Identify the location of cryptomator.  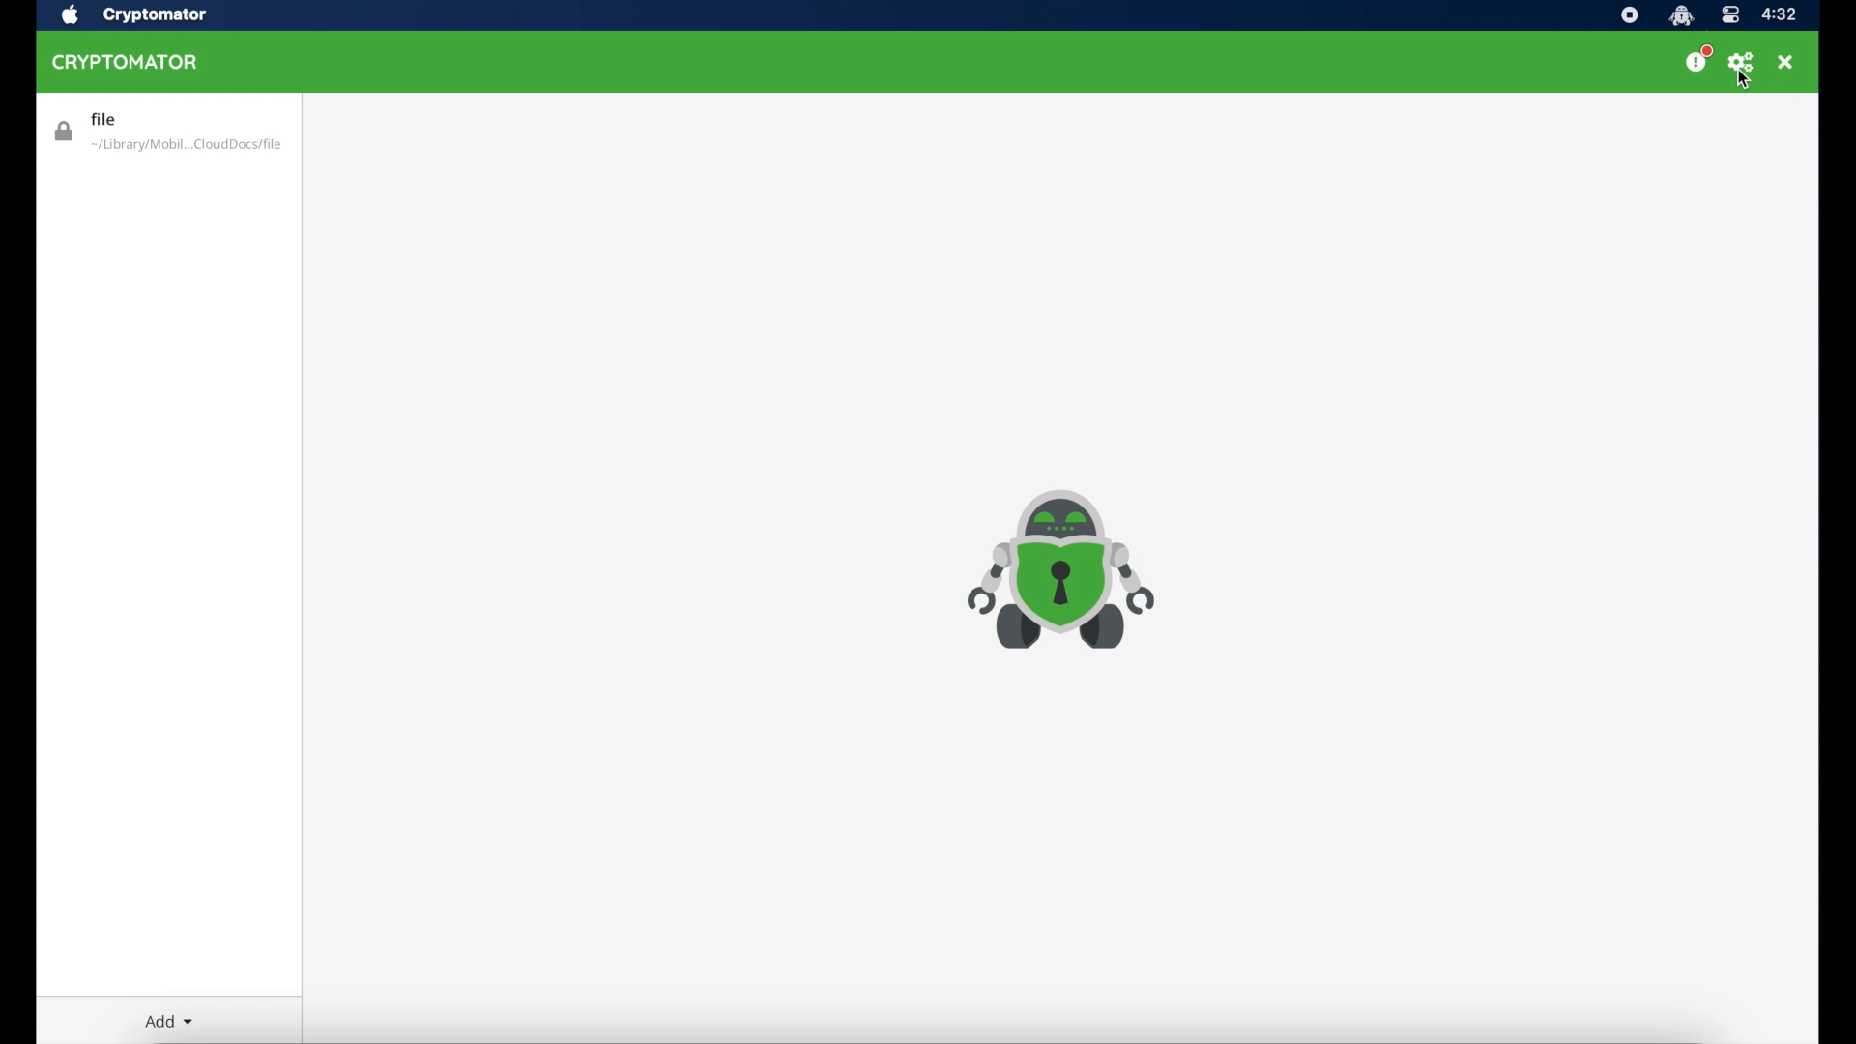
(1680, 15).